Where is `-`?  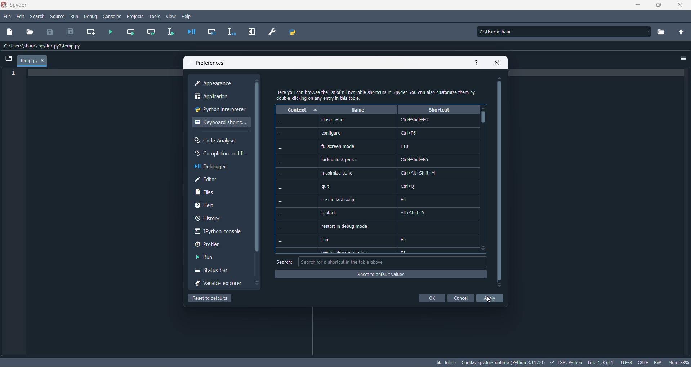 - is located at coordinates (280, 175).